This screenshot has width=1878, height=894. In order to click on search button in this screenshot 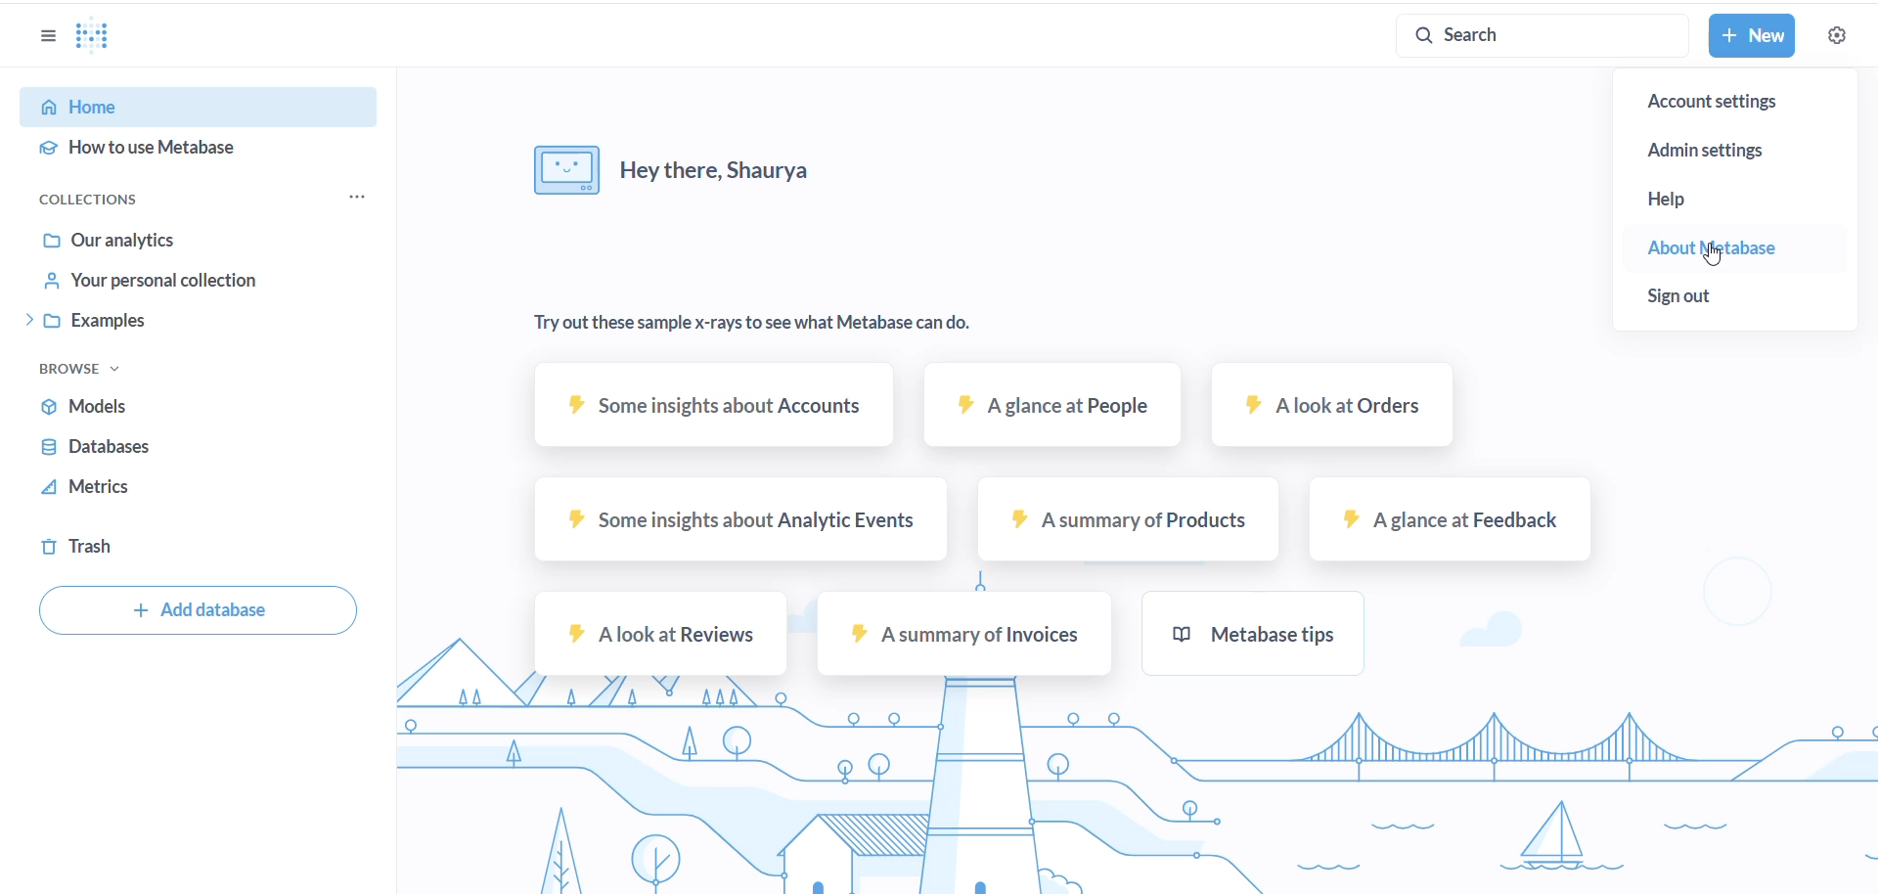, I will do `click(1531, 33)`.